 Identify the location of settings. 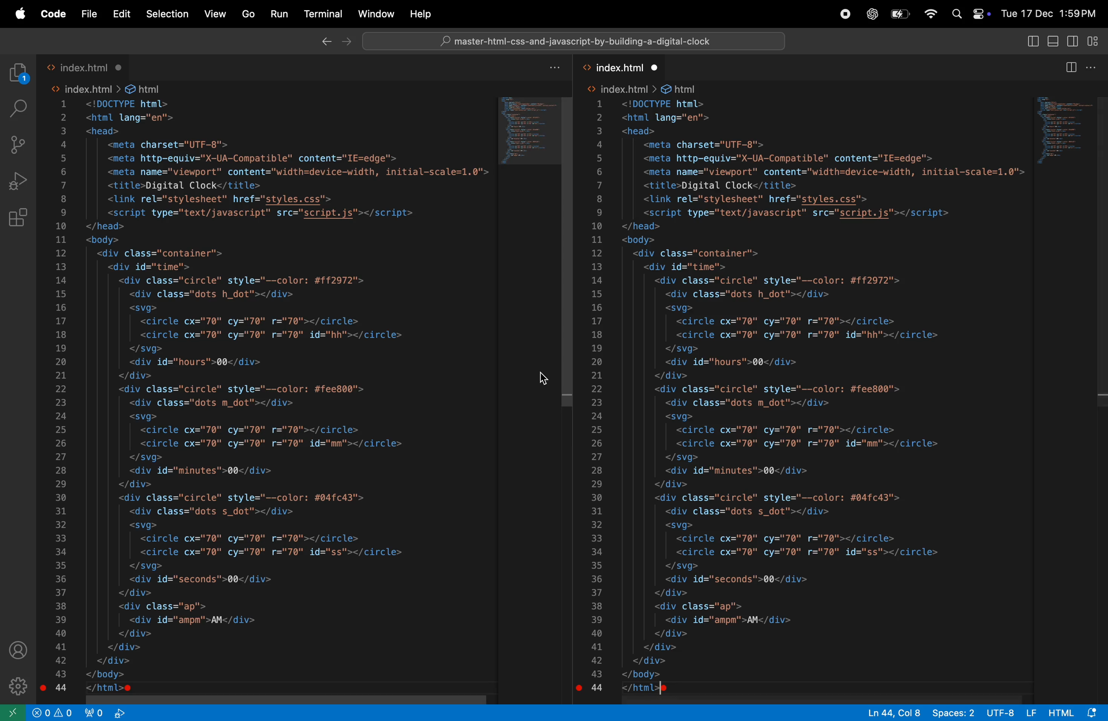
(18, 684).